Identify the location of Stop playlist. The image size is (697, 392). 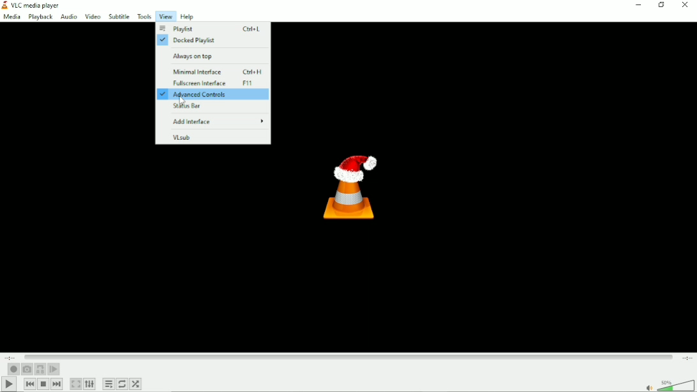
(43, 384).